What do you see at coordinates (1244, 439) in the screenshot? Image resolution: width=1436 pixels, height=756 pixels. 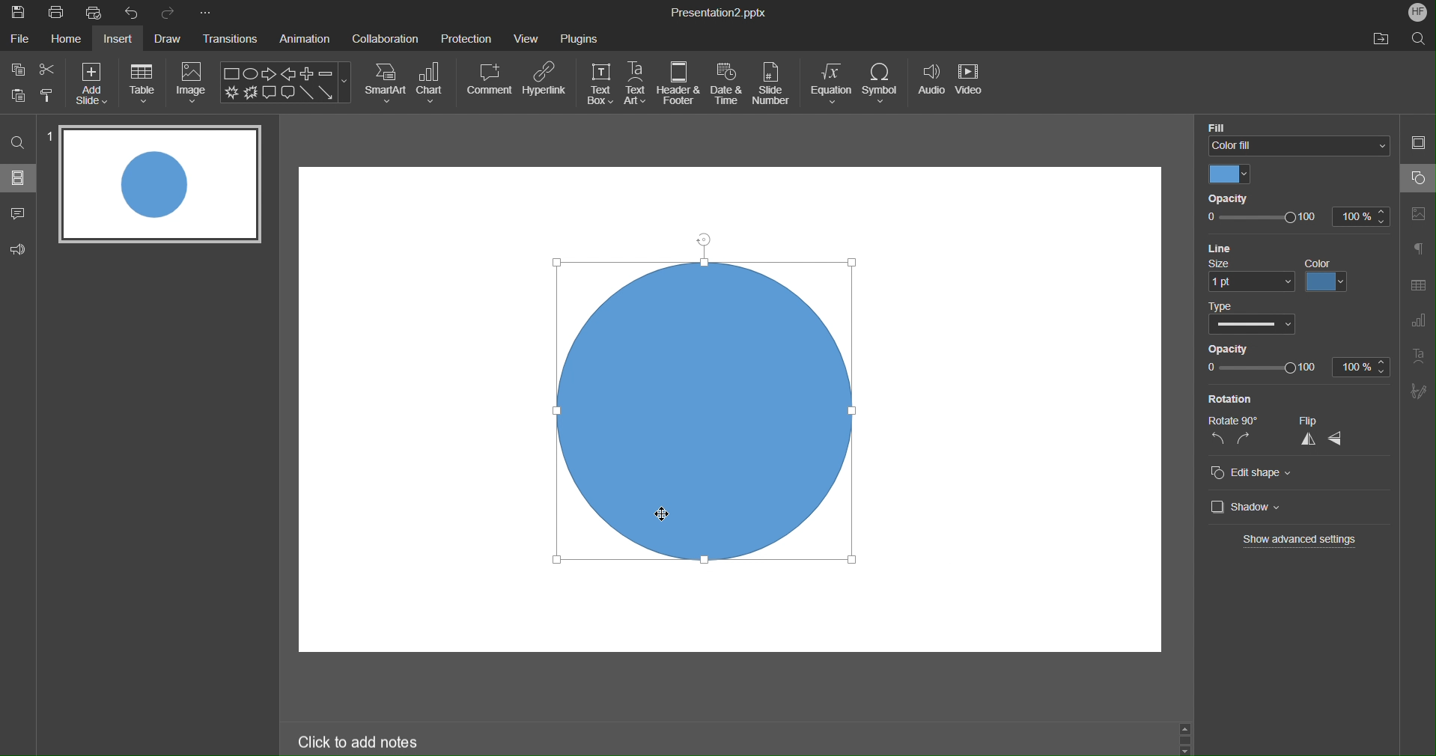 I see `right` at bounding box center [1244, 439].